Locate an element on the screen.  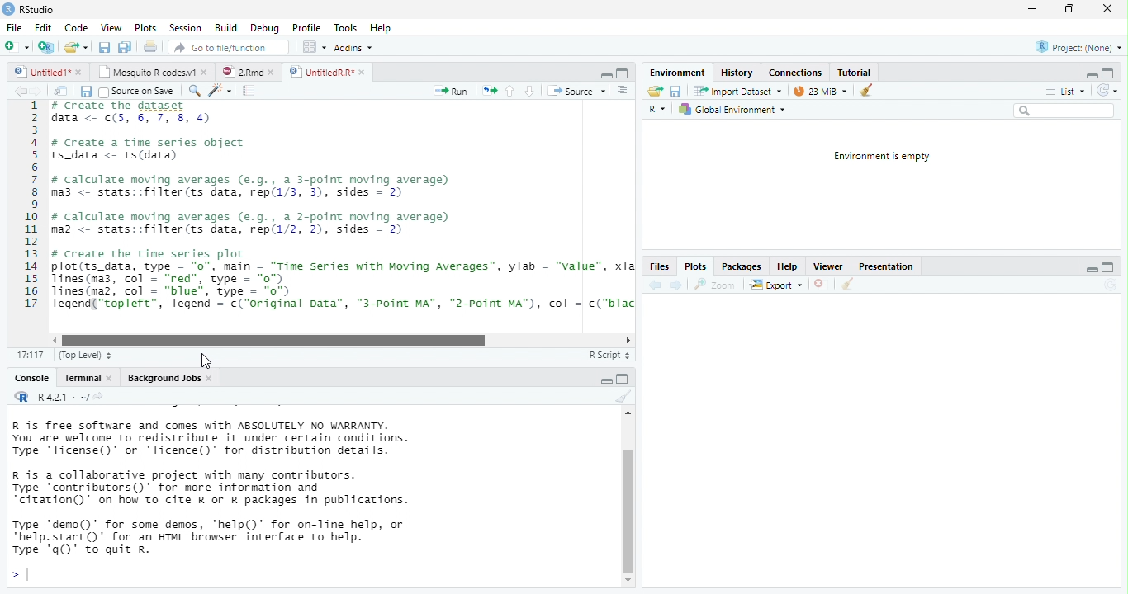
minimize is located at coordinates (1031, 10).